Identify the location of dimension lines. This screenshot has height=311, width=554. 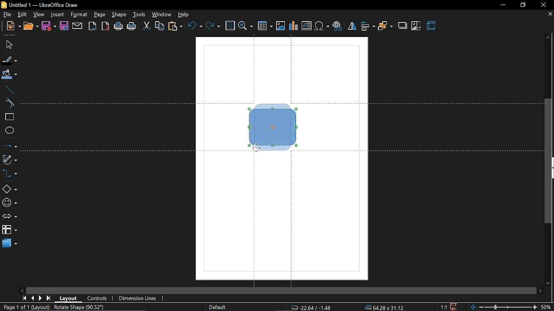
(139, 298).